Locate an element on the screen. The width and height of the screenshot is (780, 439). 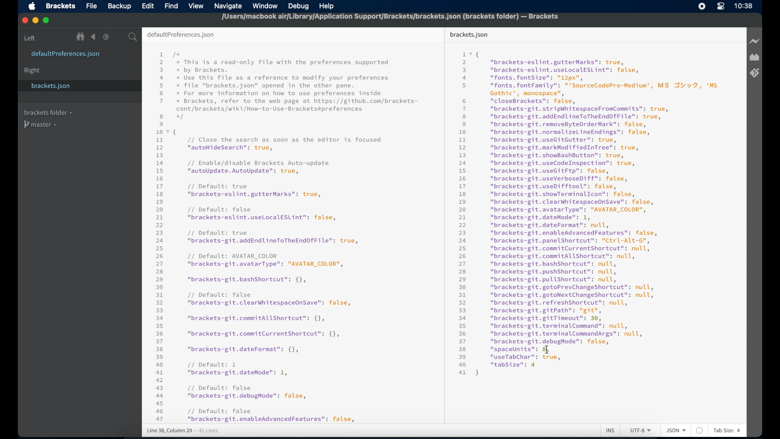
utf-8 is located at coordinates (641, 428).